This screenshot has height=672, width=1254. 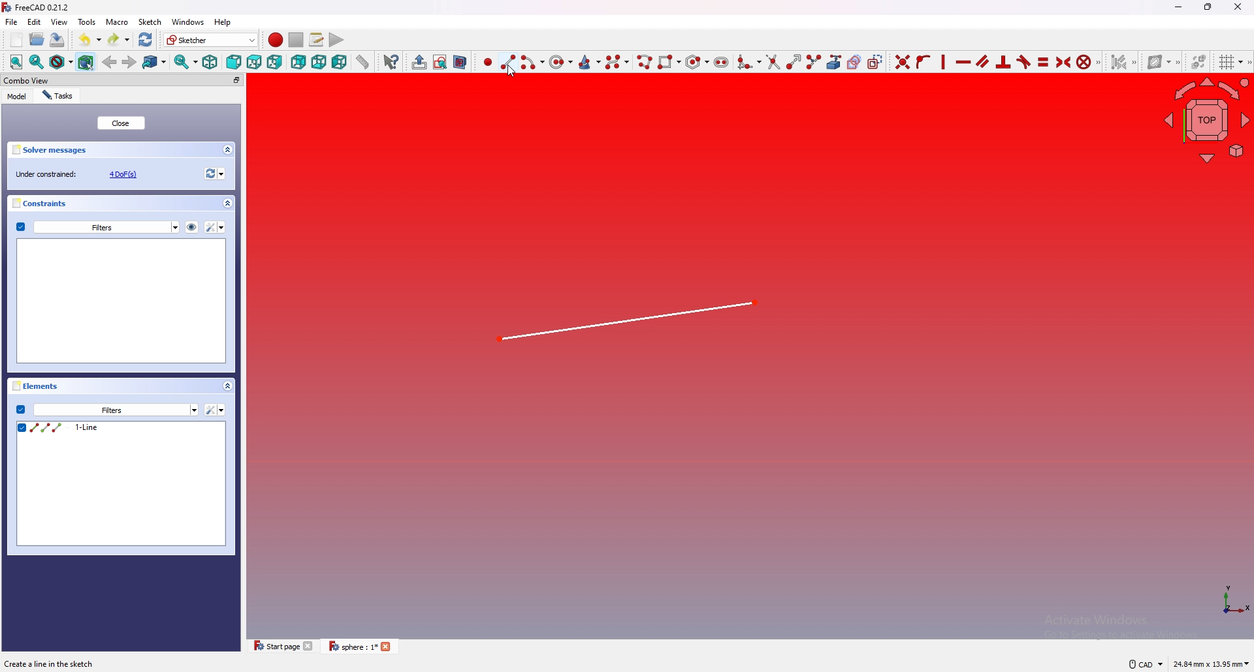 I want to click on Refresh, so click(x=146, y=38).